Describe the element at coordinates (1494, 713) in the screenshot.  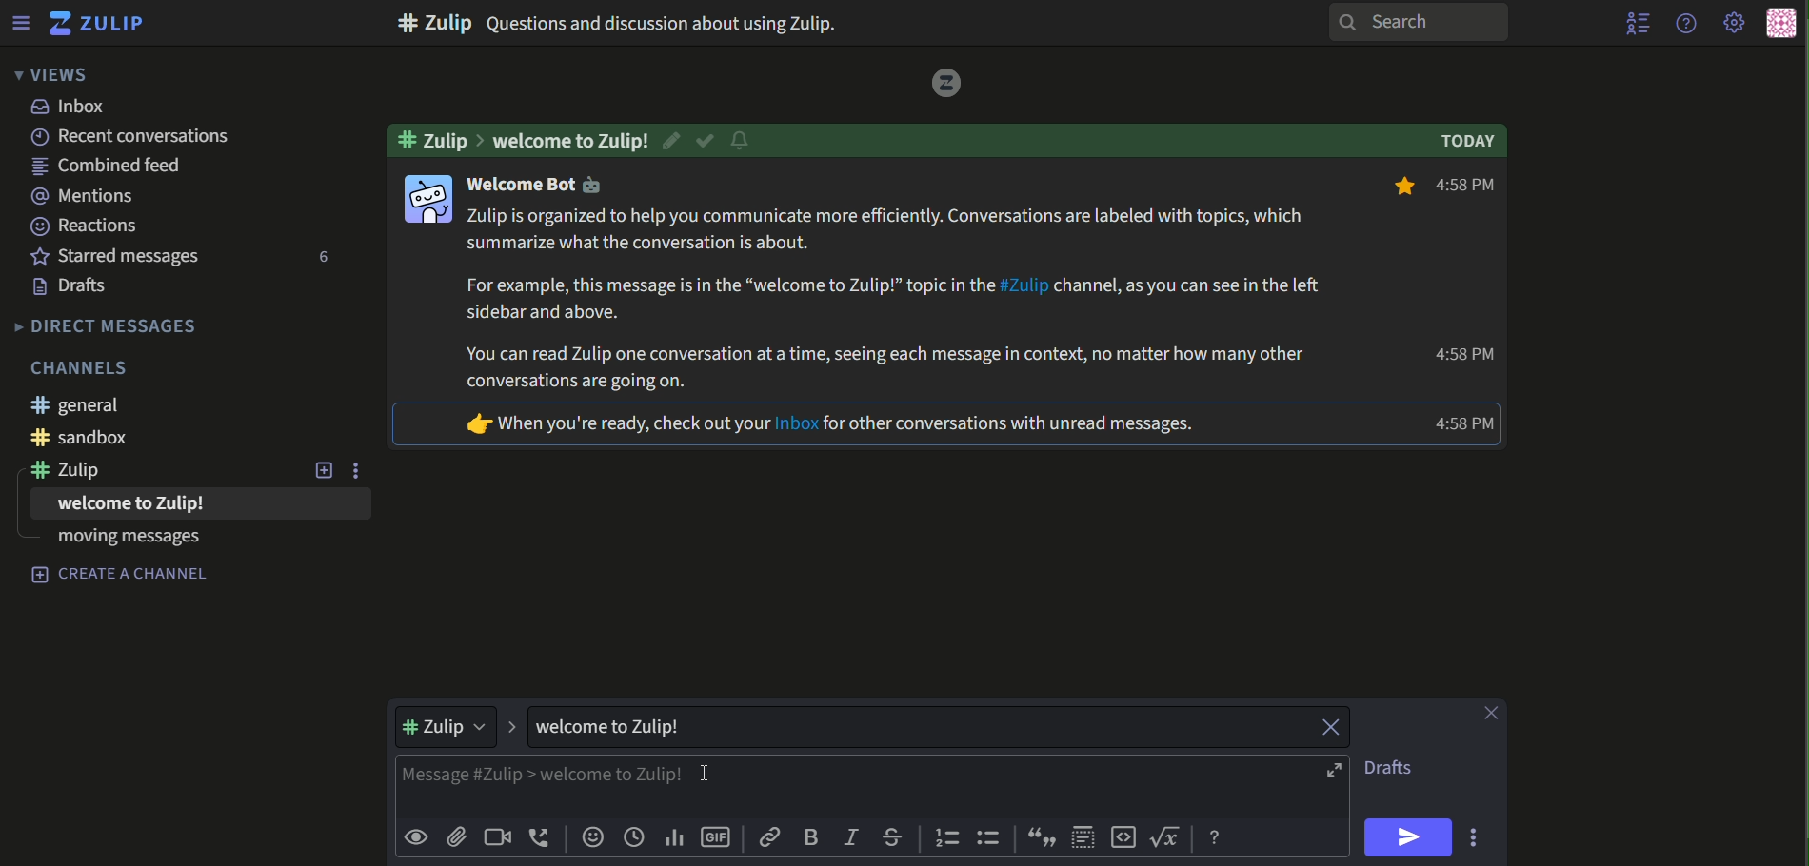
I see `close` at that location.